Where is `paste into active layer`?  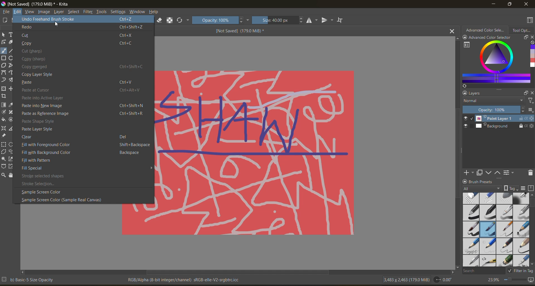
paste into active layer is located at coordinates (47, 98).